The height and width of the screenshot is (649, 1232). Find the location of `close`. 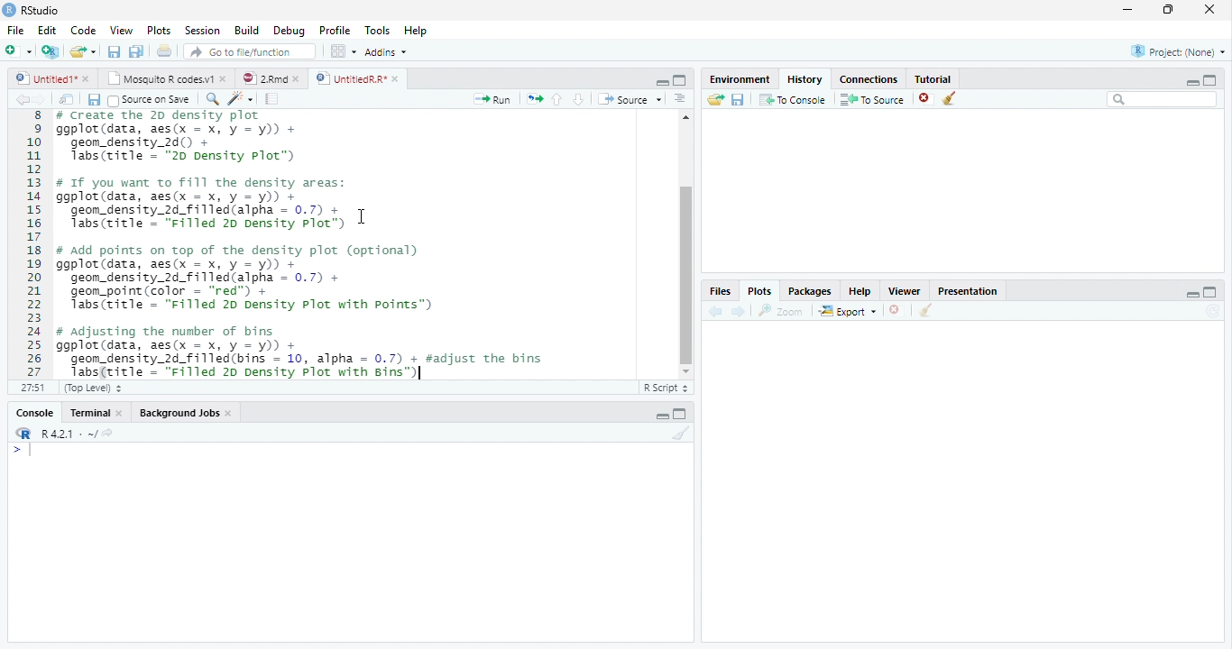

close is located at coordinates (123, 413).